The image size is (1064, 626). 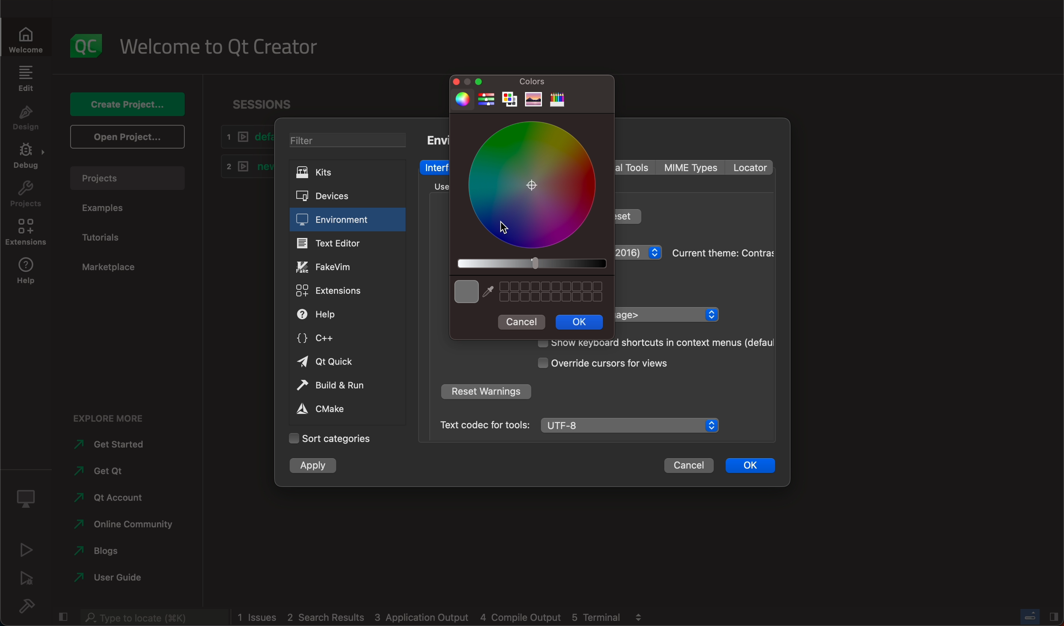 I want to click on color wheel, so click(x=533, y=184).